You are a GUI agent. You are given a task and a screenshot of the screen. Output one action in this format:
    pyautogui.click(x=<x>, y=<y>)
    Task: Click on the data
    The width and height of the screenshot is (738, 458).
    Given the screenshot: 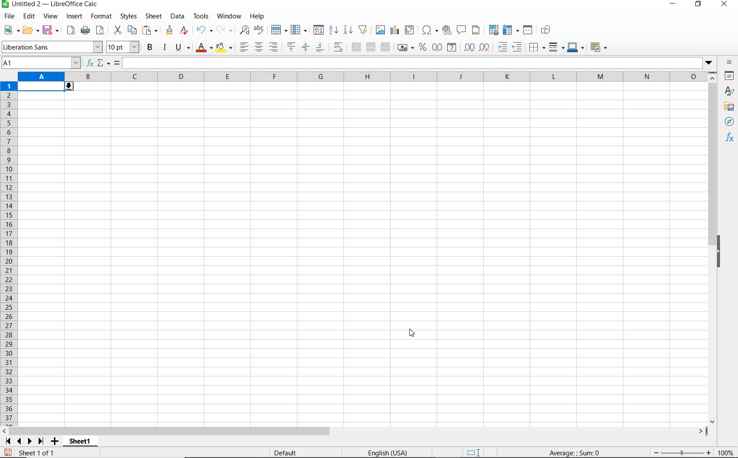 What is the action you would take?
    pyautogui.click(x=177, y=16)
    